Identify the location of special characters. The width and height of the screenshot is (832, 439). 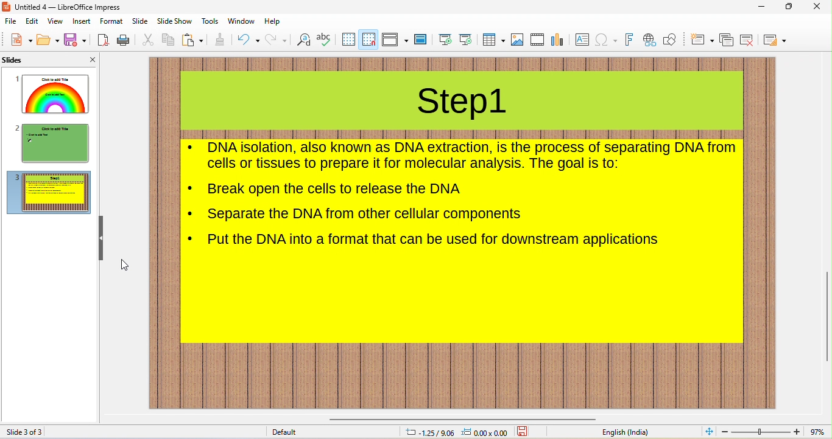
(606, 41).